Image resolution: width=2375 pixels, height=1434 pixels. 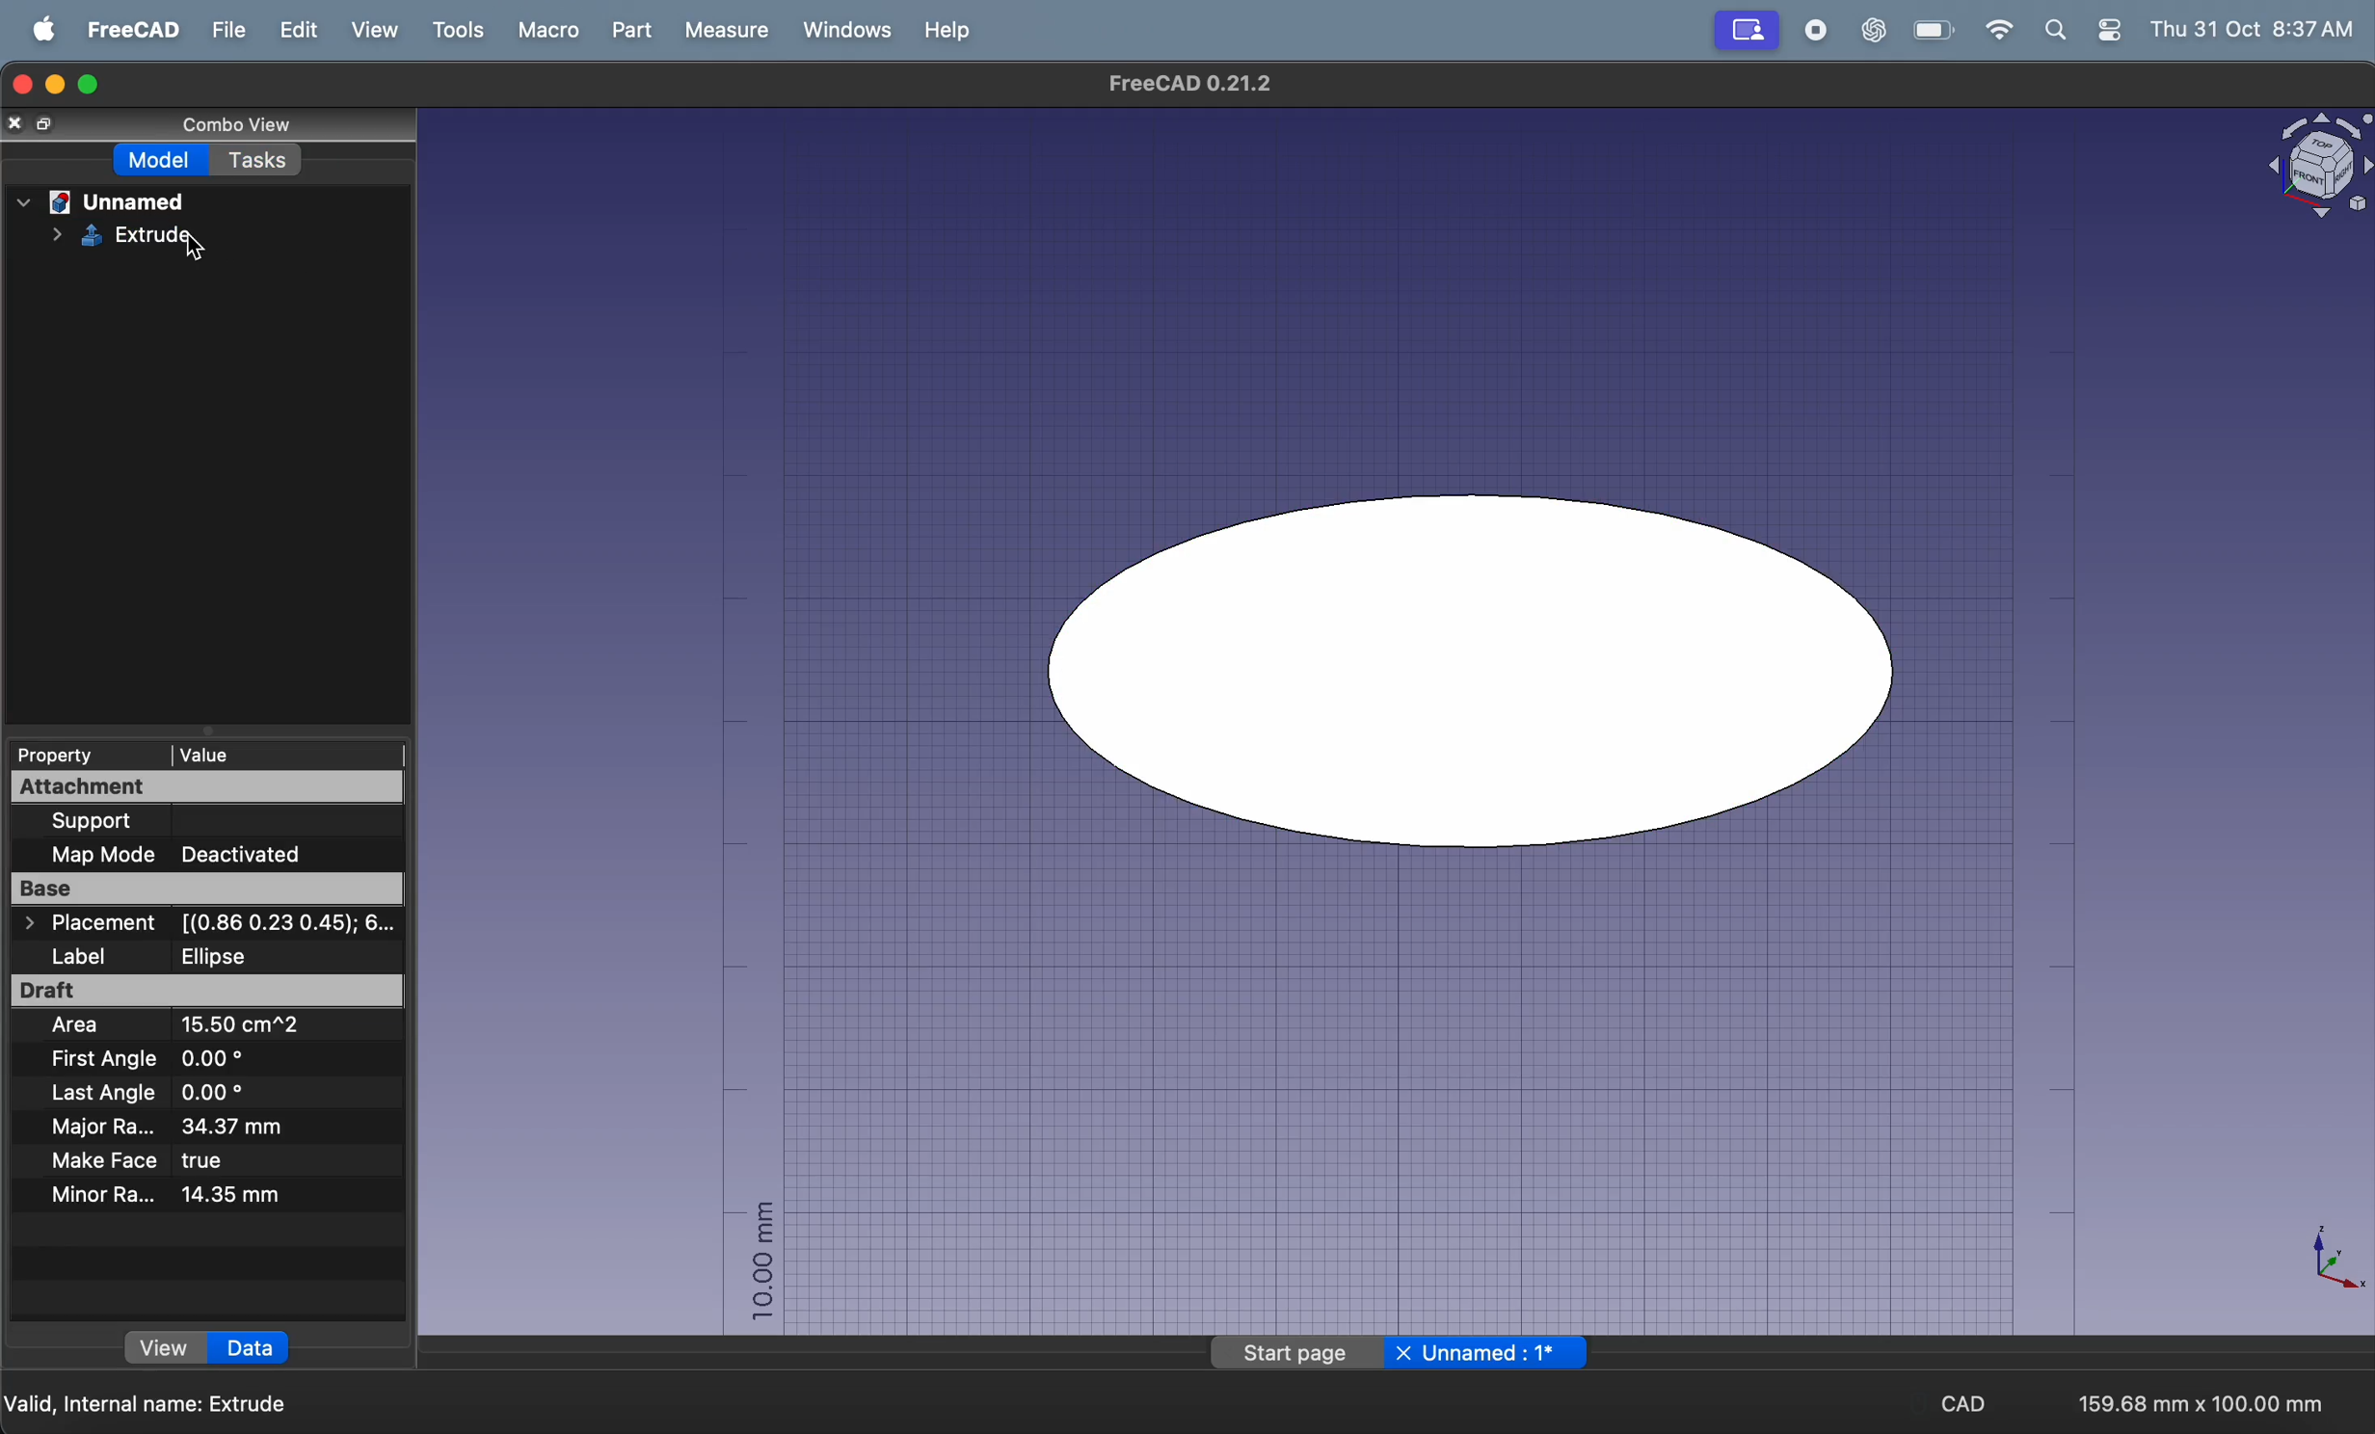 I want to click on apple menu, so click(x=35, y=31).